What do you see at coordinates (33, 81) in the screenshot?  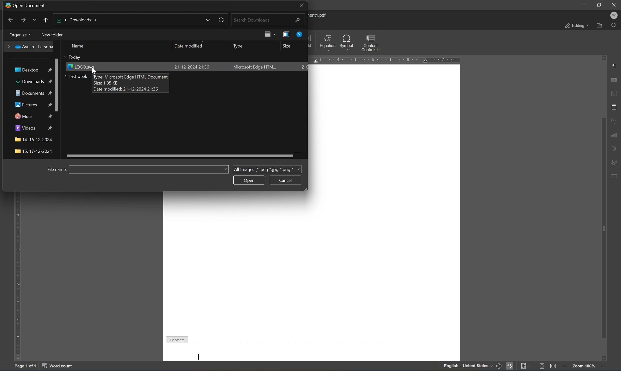 I see `downloads` at bounding box center [33, 81].